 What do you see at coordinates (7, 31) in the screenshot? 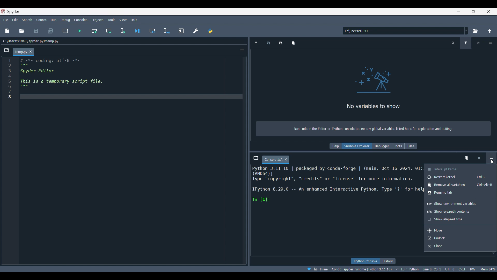
I see `New file` at bounding box center [7, 31].